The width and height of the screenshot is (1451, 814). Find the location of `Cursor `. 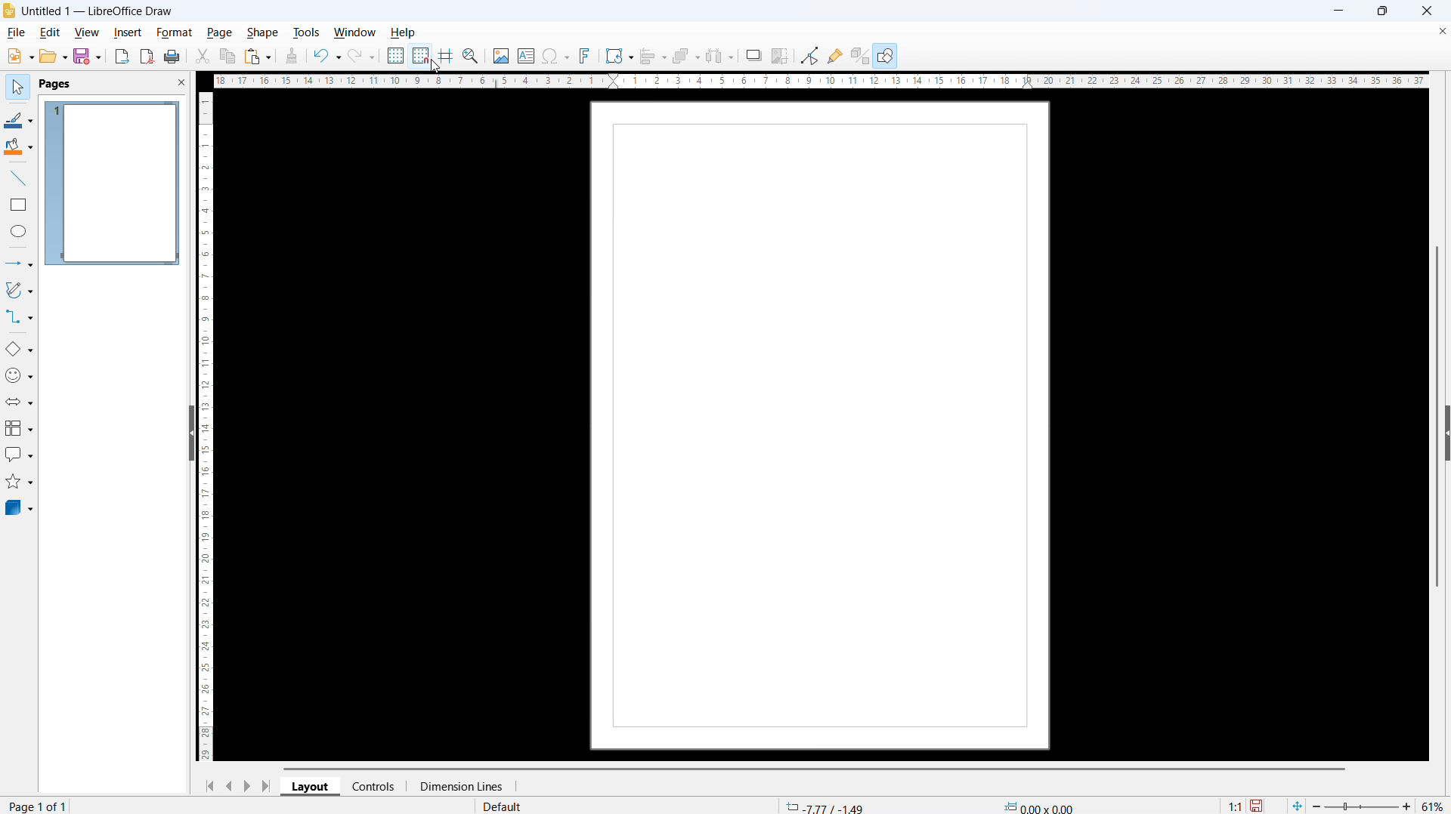

Cursor  is located at coordinates (437, 68).